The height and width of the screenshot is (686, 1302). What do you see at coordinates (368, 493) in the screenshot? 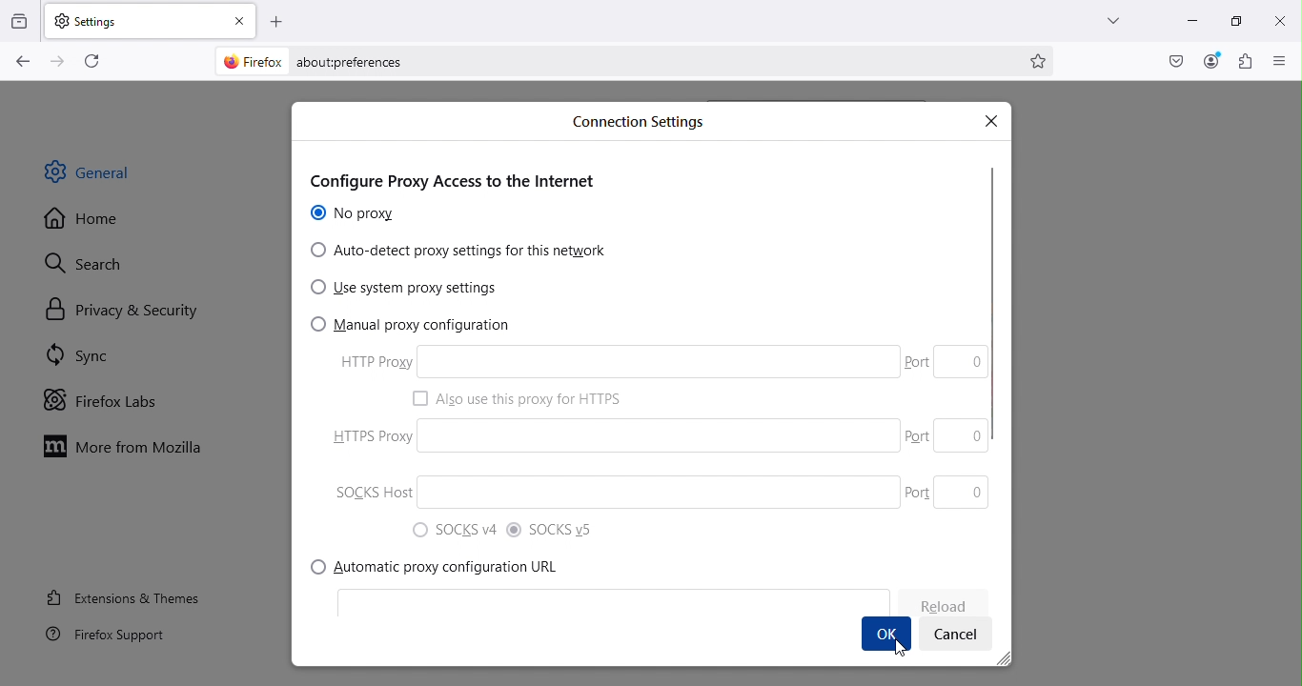
I see `SOCKS Host` at bounding box center [368, 493].